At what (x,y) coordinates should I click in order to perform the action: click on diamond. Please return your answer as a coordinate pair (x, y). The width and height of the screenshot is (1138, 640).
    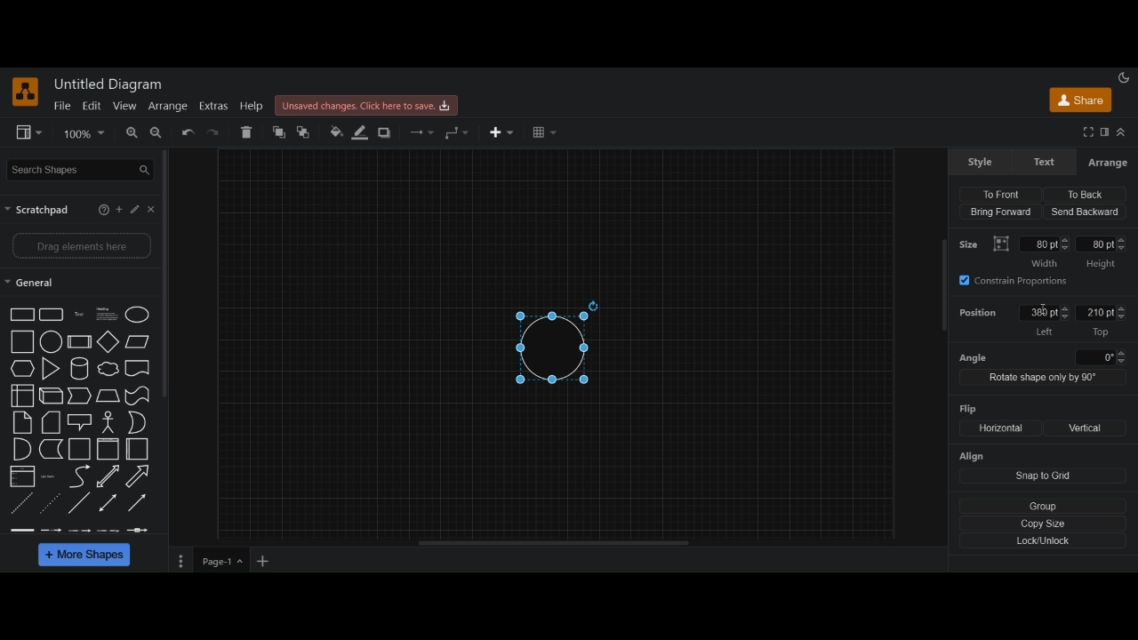
    Looking at the image, I should click on (109, 343).